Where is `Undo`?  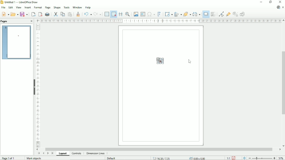
Undo is located at coordinates (87, 14).